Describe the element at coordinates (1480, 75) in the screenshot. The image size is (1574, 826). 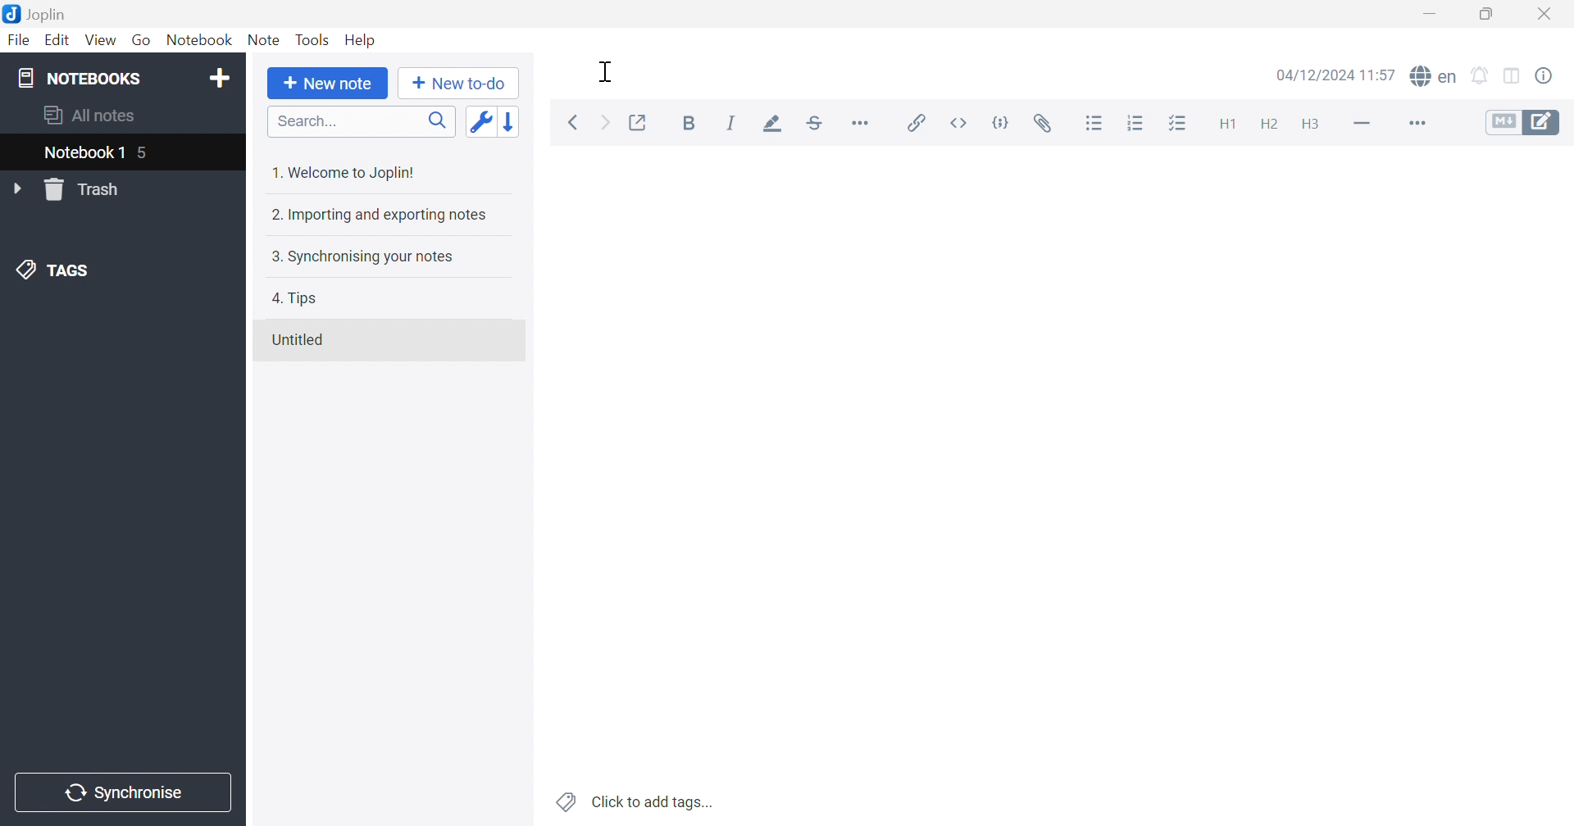
I see `Set alarm` at that location.